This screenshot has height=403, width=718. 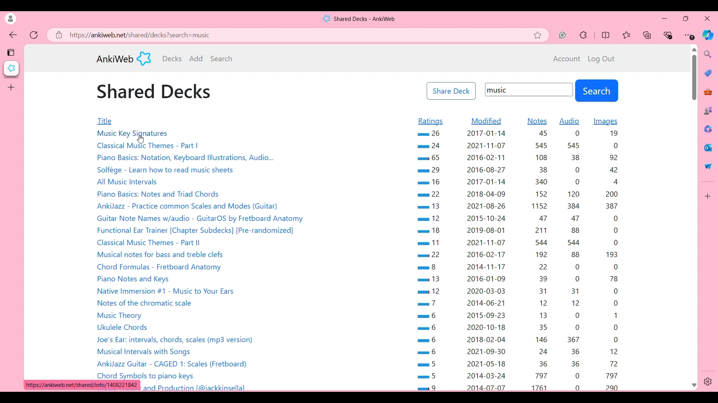 What do you see at coordinates (537, 121) in the screenshot?
I see `Notes` at bounding box center [537, 121].